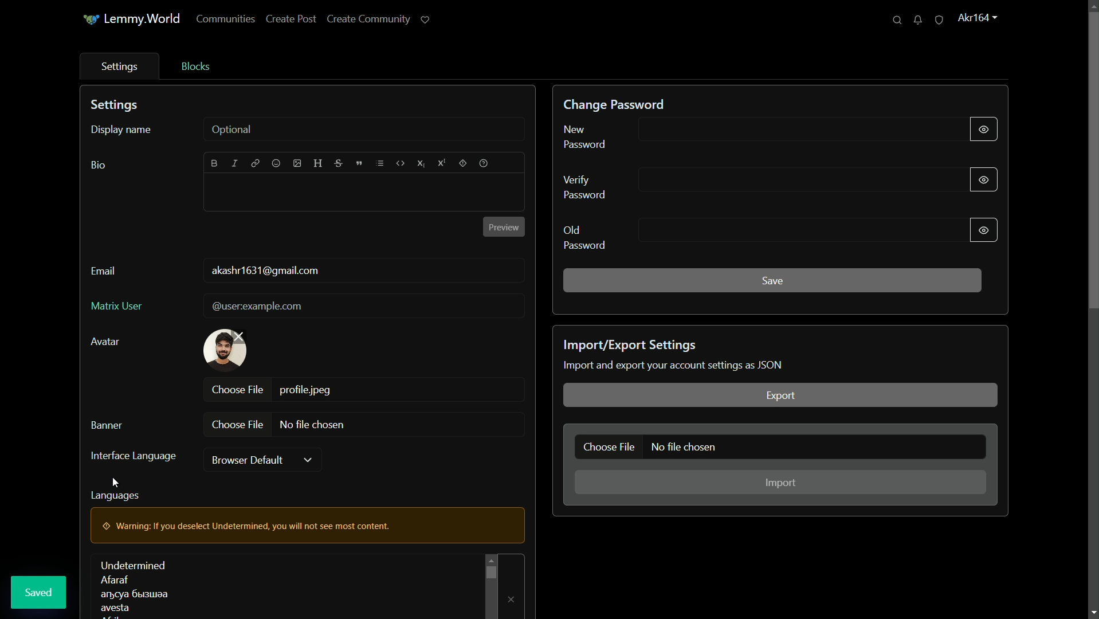  What do you see at coordinates (103, 272) in the screenshot?
I see `email` at bounding box center [103, 272].